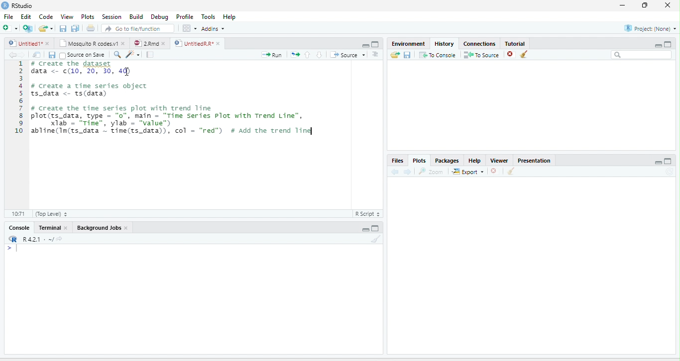 The image size is (680, 361). Describe the element at coordinates (25, 16) in the screenshot. I see `Edit` at that location.